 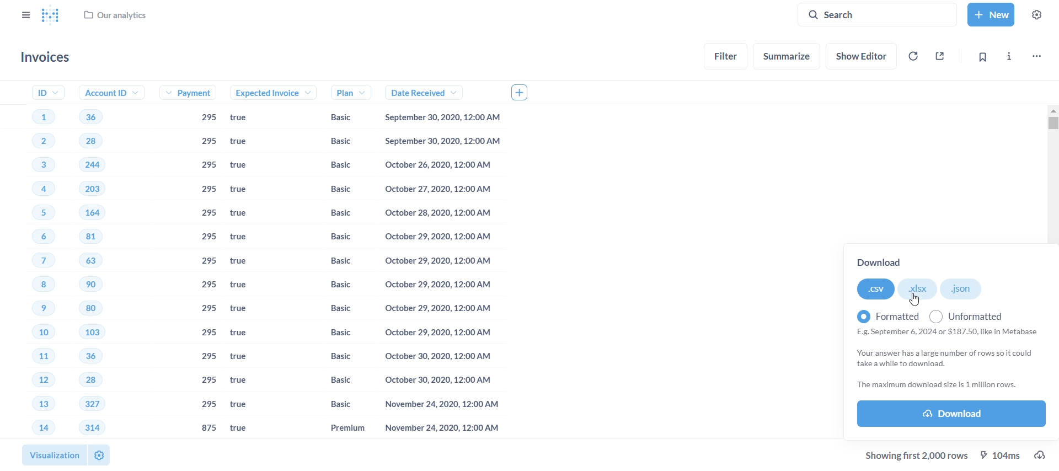 What do you see at coordinates (35, 428) in the screenshot?
I see `14` at bounding box center [35, 428].